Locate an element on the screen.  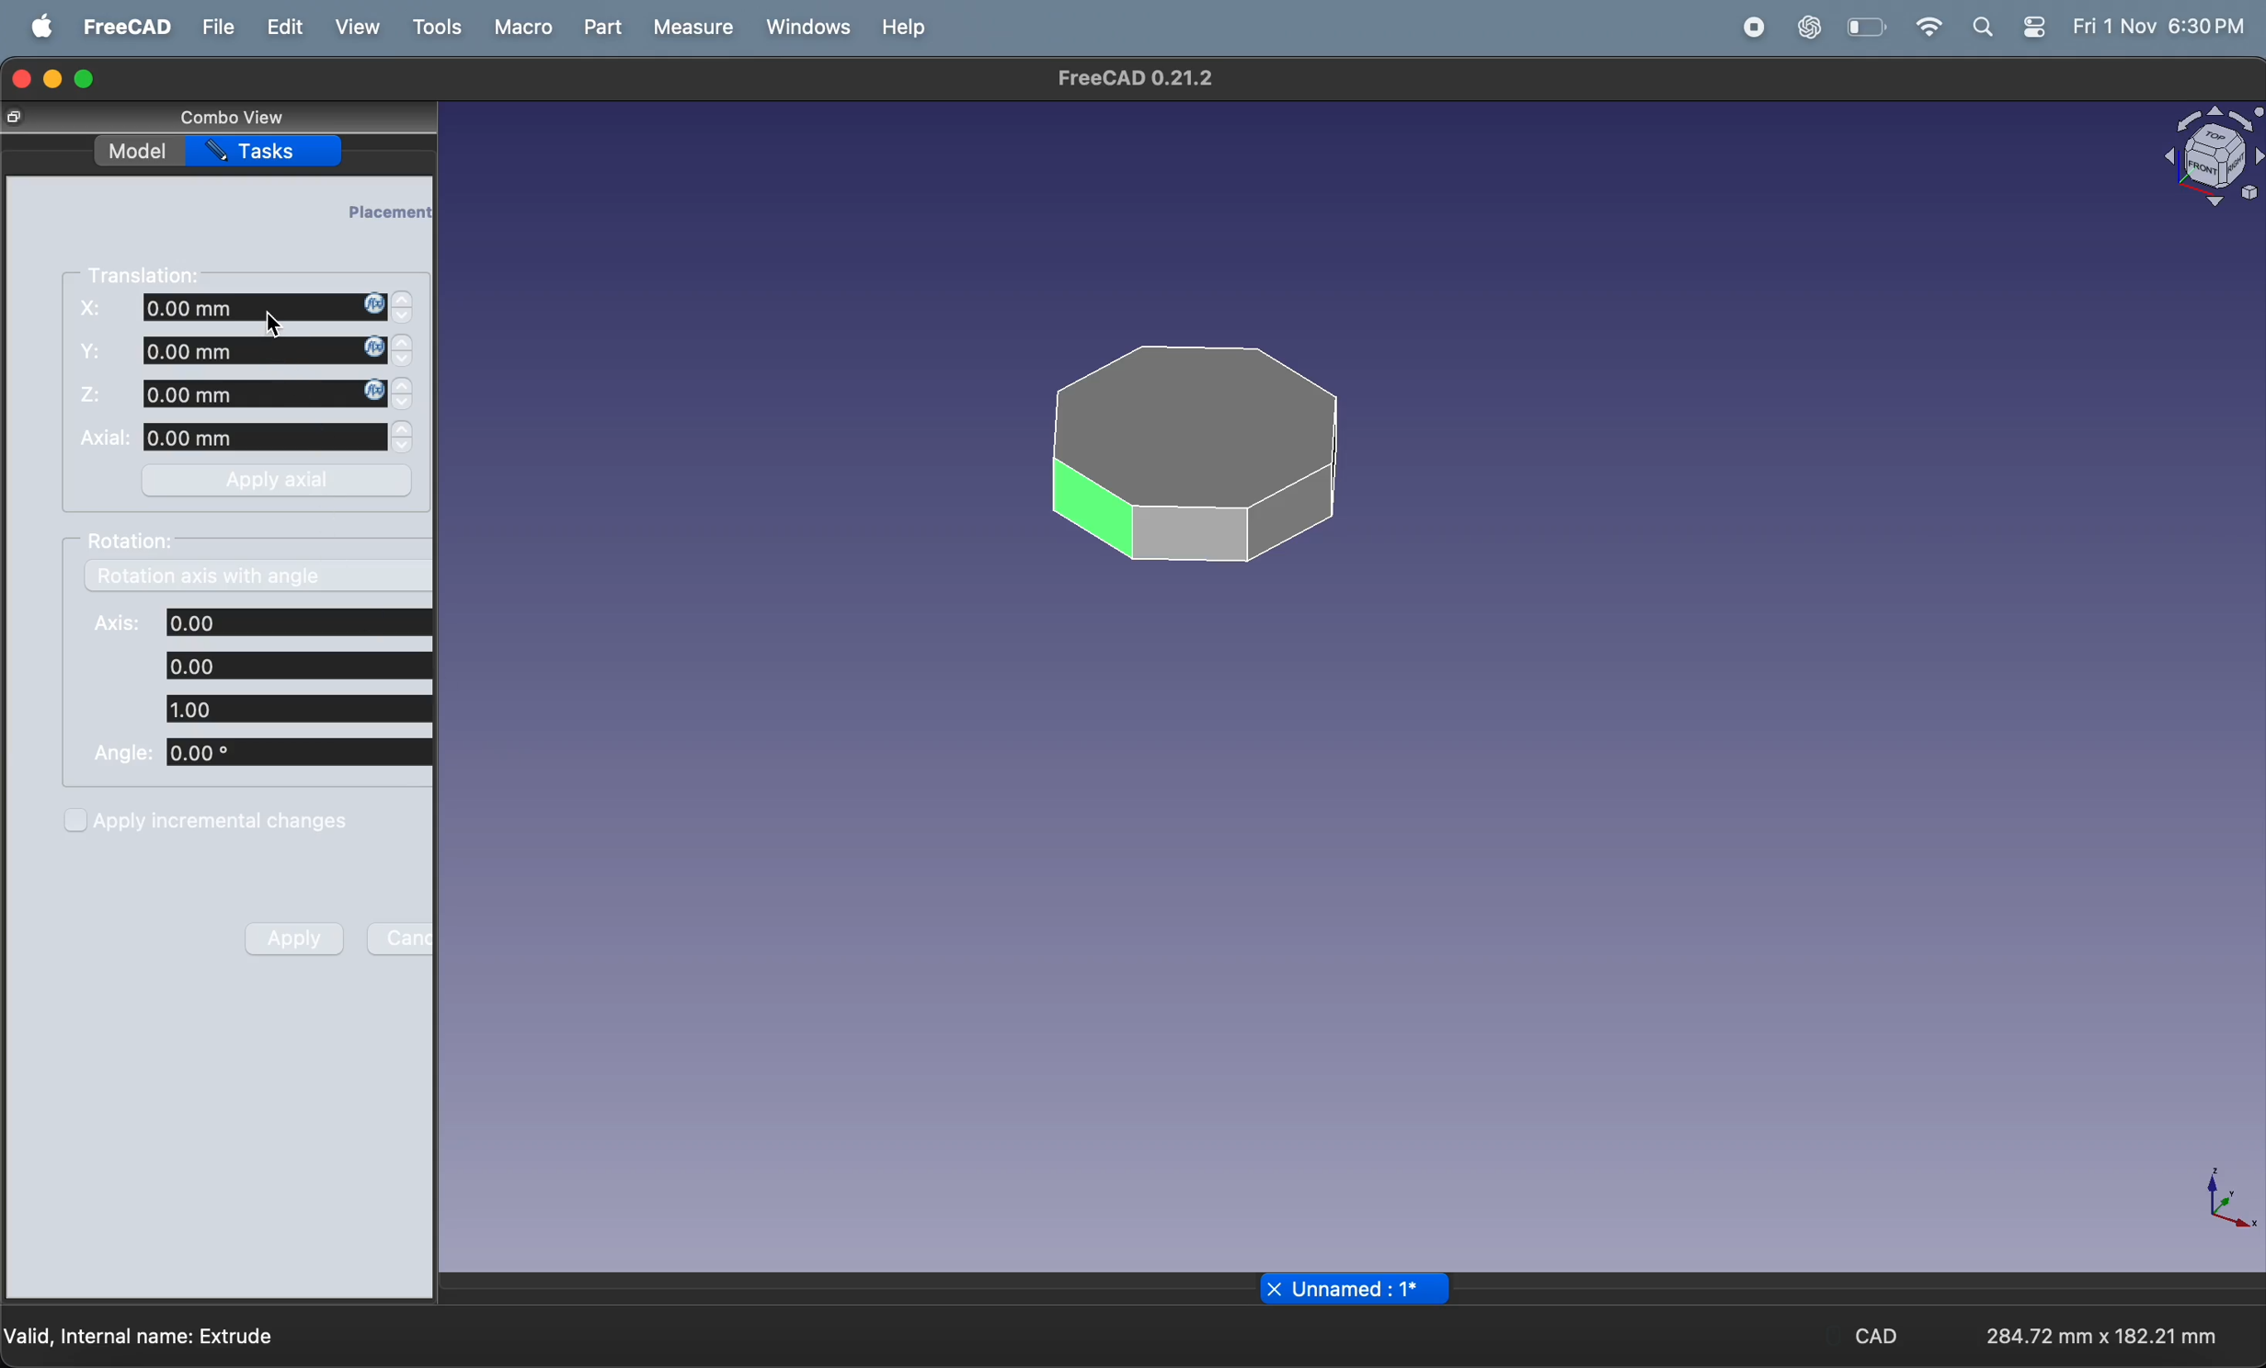
model is located at coordinates (136, 149).